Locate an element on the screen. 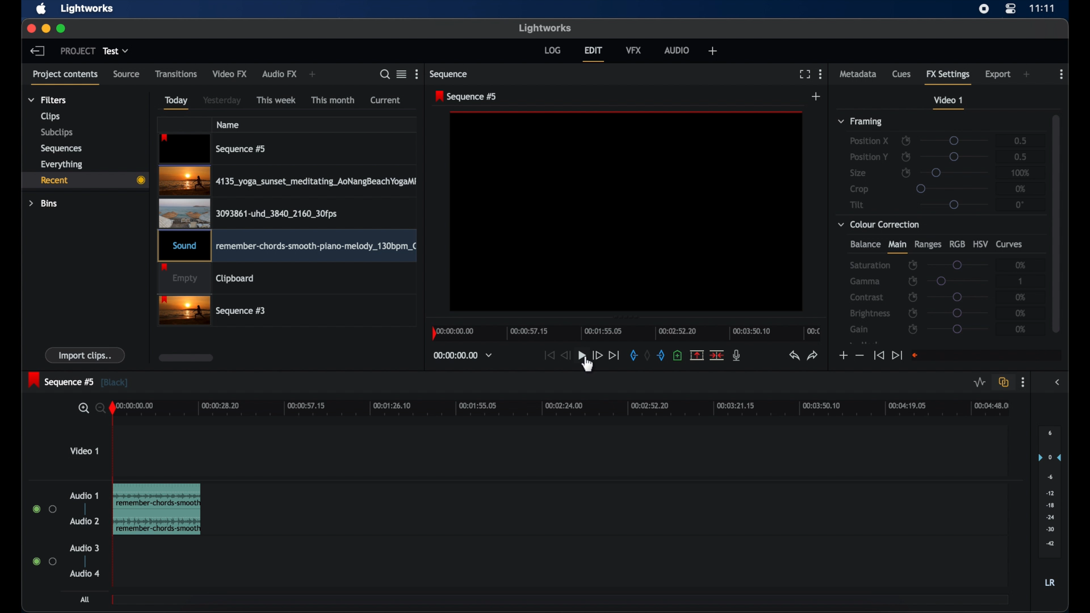 Image resolution: width=1090 pixels, height=613 pixels. clear marks is located at coordinates (647, 355).